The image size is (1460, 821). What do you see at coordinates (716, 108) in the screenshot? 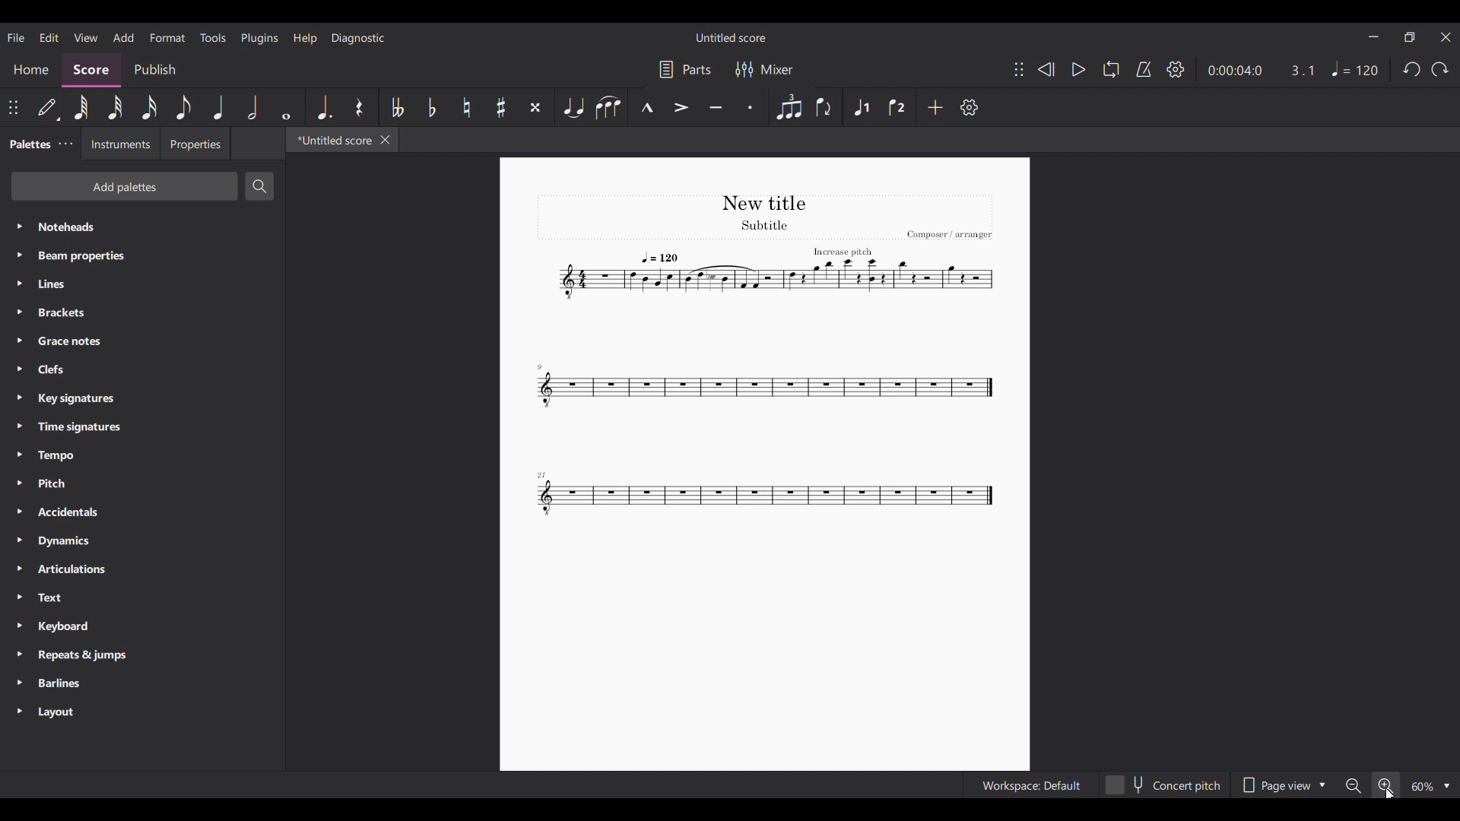
I see `Tenuto` at bounding box center [716, 108].